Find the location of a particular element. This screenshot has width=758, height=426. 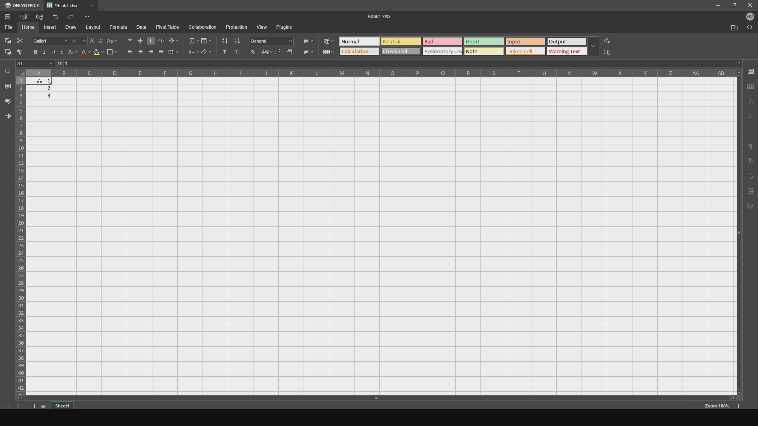

draw is located at coordinates (73, 27).